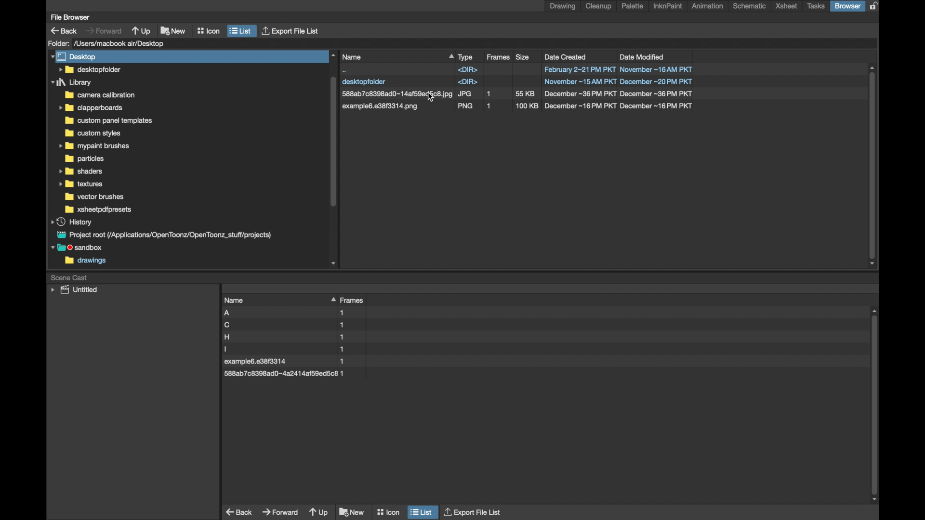 This screenshot has height=520, width=925. What do you see at coordinates (284, 373) in the screenshot?
I see `file` at bounding box center [284, 373].